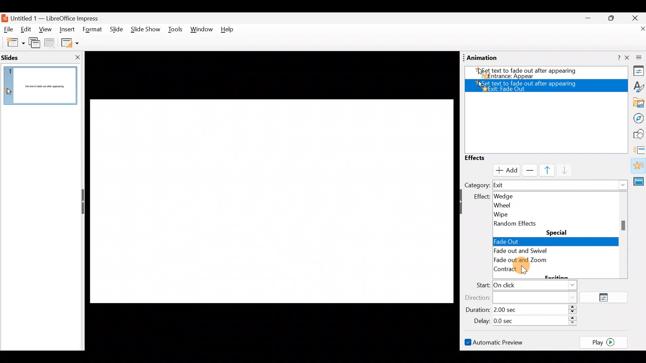 This screenshot has width=646, height=363. What do you see at coordinates (45, 31) in the screenshot?
I see `View` at bounding box center [45, 31].